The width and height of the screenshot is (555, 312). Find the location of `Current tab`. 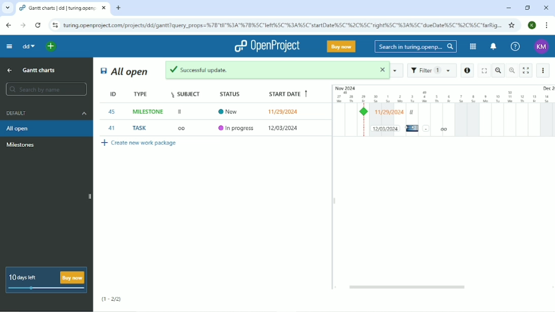

Current tab is located at coordinates (63, 8).